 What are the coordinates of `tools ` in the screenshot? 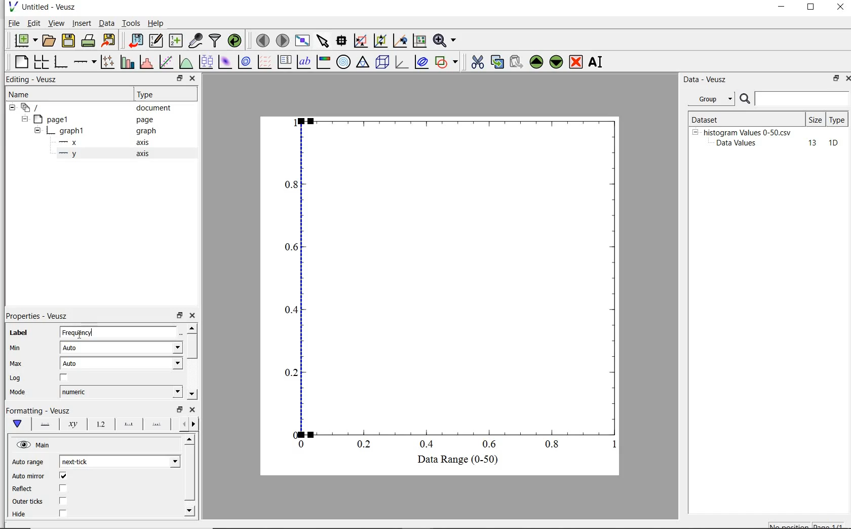 It's located at (132, 23).